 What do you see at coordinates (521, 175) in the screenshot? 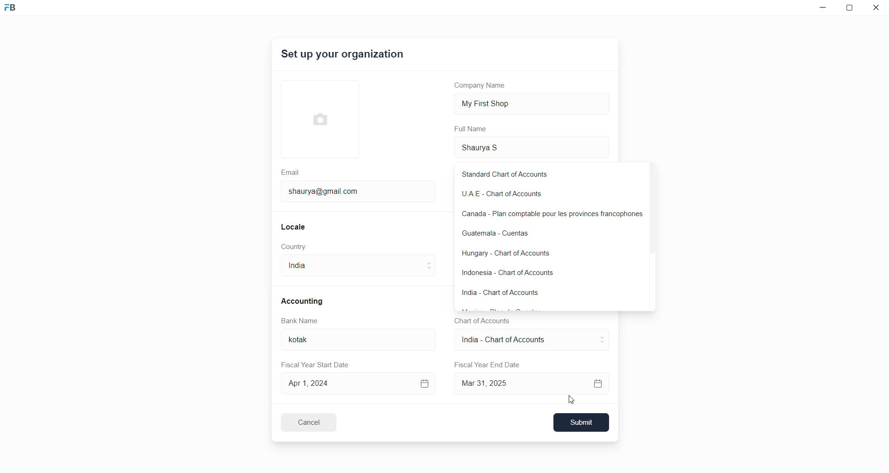
I see `Standard Chart of Accounts` at bounding box center [521, 175].